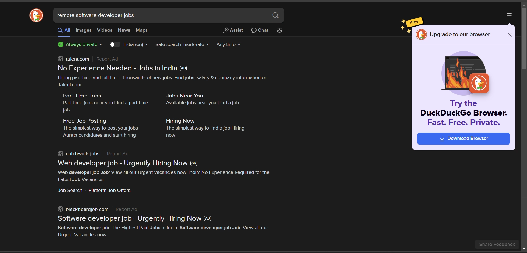  I want to click on all, so click(64, 31).